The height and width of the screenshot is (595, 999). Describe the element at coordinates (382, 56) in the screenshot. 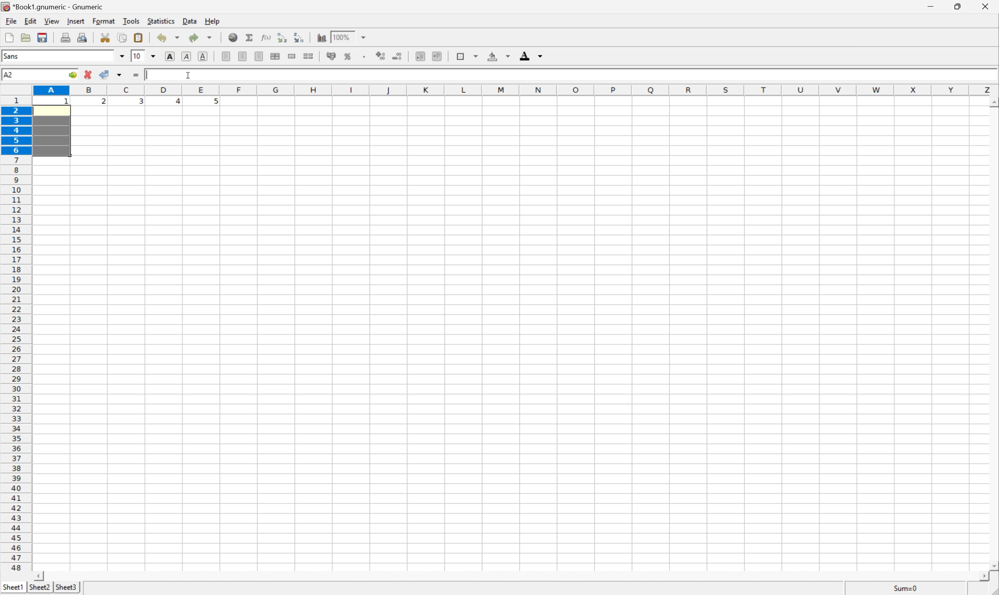

I see `increase number of decimals displayed` at that location.